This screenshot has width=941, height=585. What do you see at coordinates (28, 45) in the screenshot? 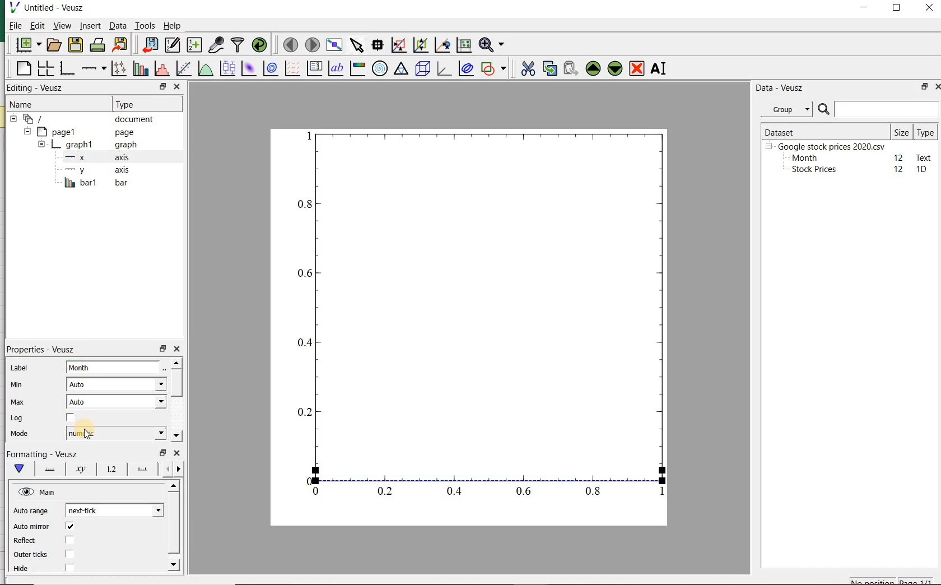
I see `new document` at bounding box center [28, 45].